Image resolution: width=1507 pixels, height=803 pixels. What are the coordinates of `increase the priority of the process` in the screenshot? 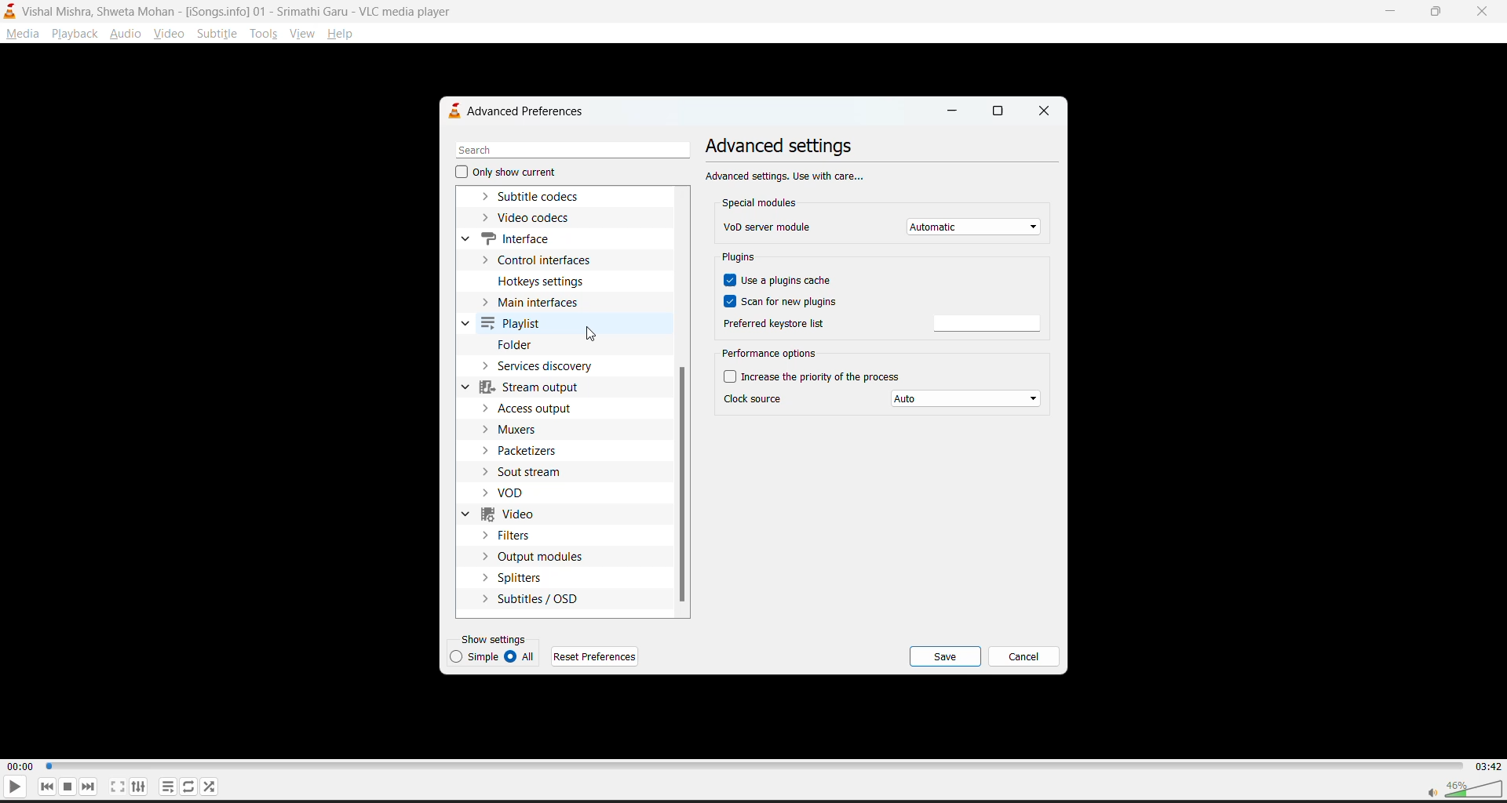 It's located at (814, 378).